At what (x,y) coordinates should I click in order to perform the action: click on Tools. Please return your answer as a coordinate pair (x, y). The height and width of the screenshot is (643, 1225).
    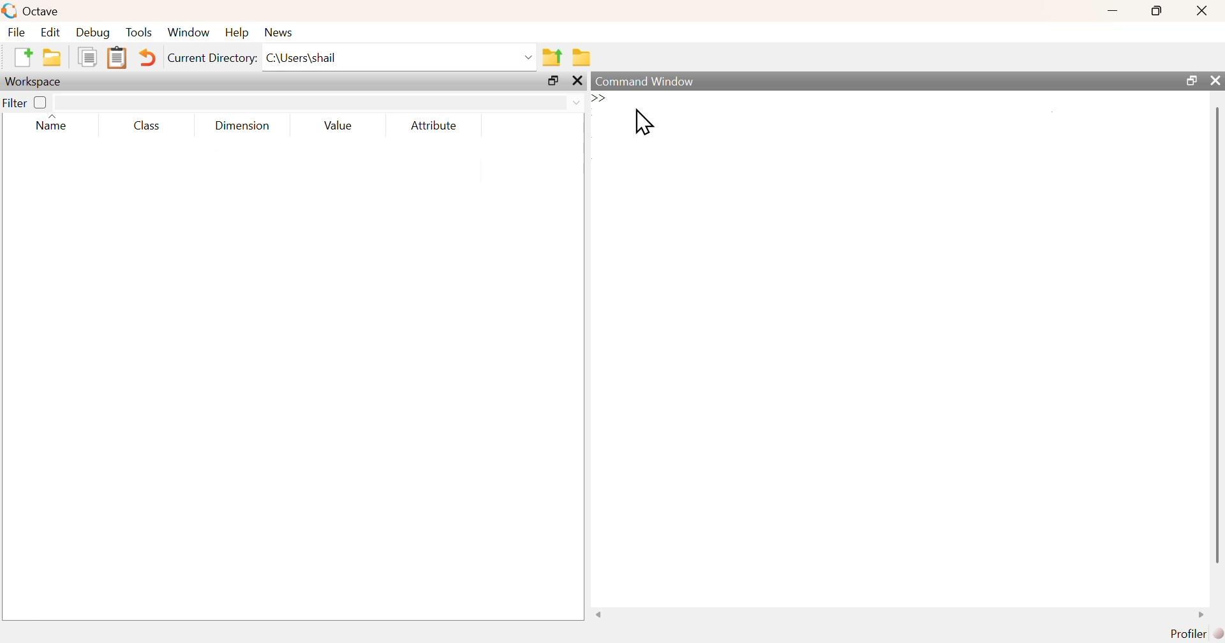
    Looking at the image, I should click on (139, 32).